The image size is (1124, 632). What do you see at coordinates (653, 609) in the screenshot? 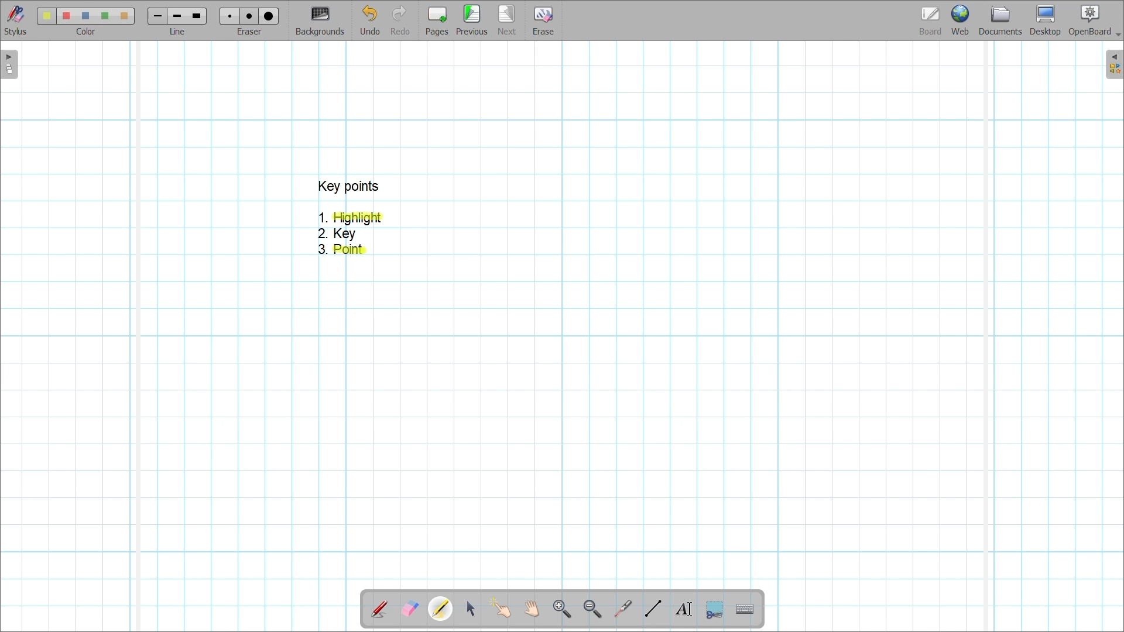
I see `Draw lines` at bounding box center [653, 609].